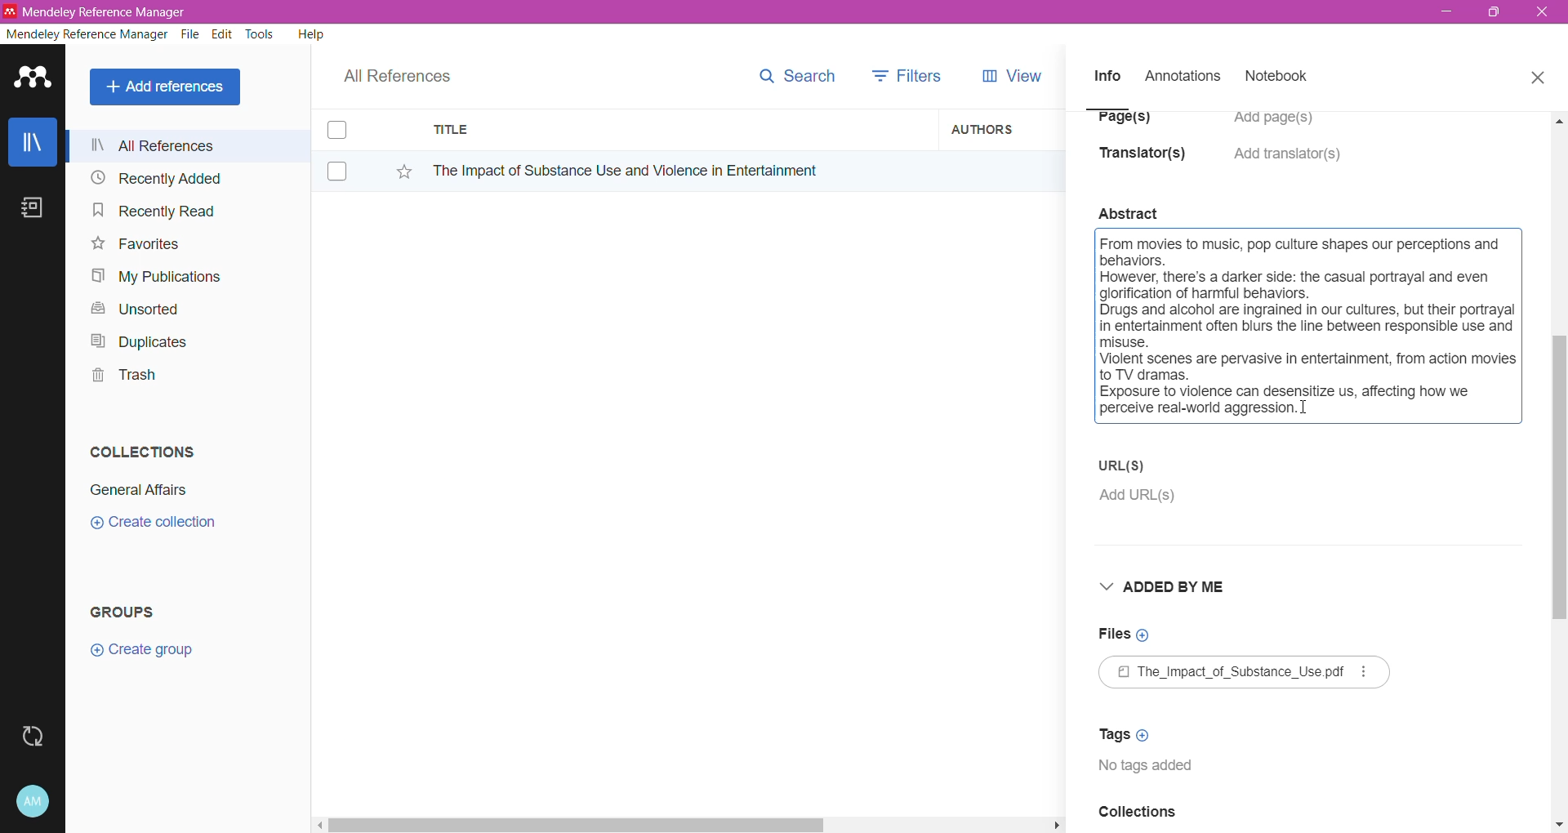  What do you see at coordinates (687, 823) in the screenshot?
I see `Horizontal Scroll Bar` at bounding box center [687, 823].